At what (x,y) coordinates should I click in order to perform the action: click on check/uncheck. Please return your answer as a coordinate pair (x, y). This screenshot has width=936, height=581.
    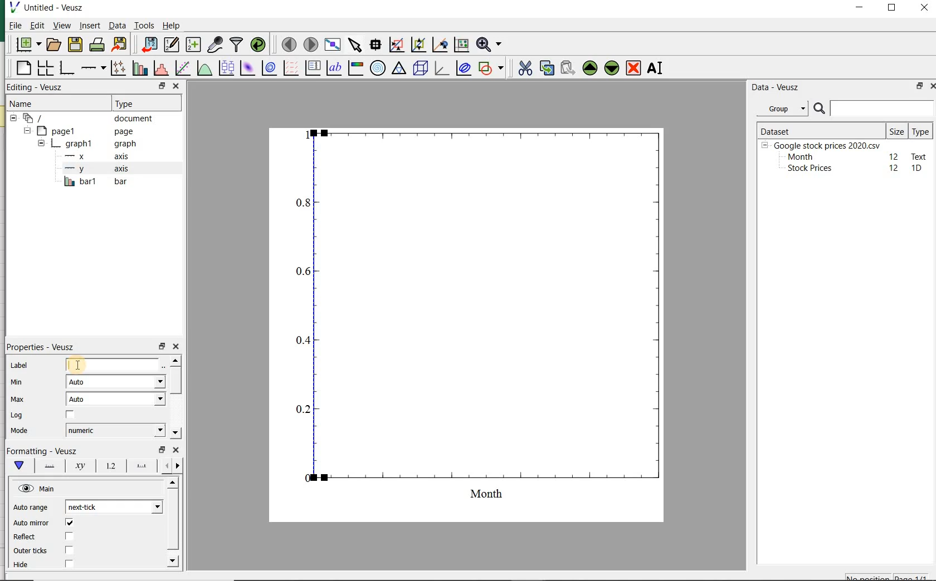
    Looking at the image, I should click on (69, 524).